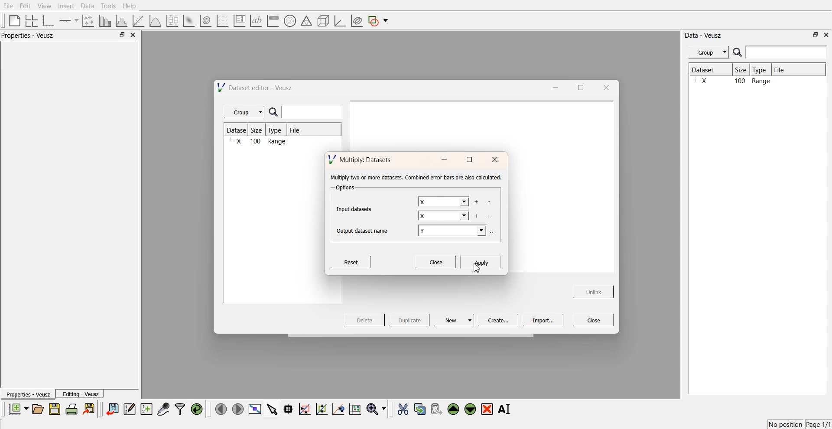 The width and height of the screenshot is (832, 429). What do you see at coordinates (743, 71) in the screenshot?
I see `Size` at bounding box center [743, 71].